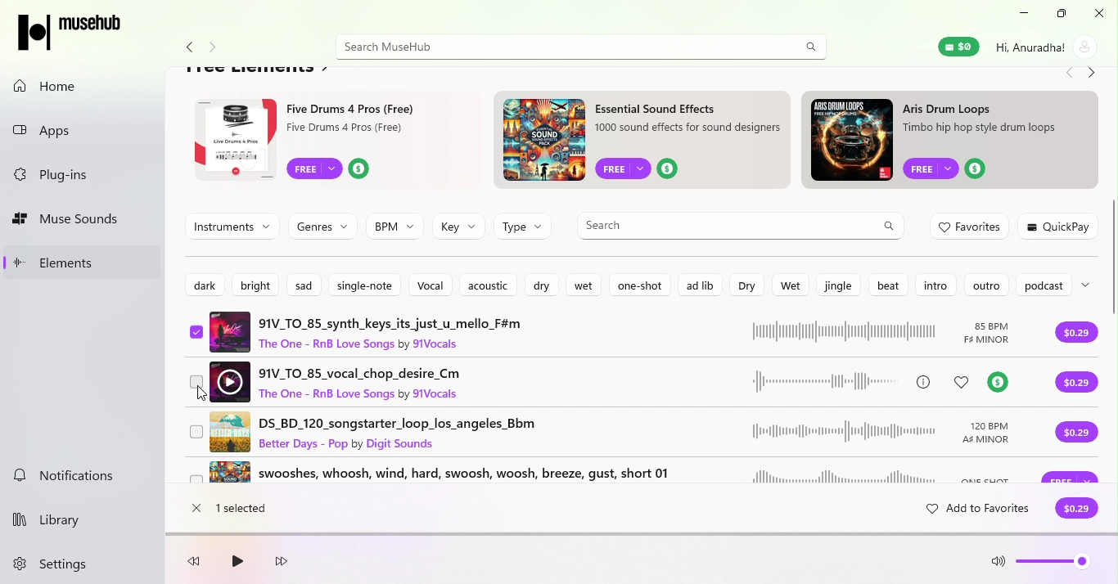 This screenshot has width=1118, height=584. Describe the element at coordinates (971, 227) in the screenshot. I see `Favorites` at that location.